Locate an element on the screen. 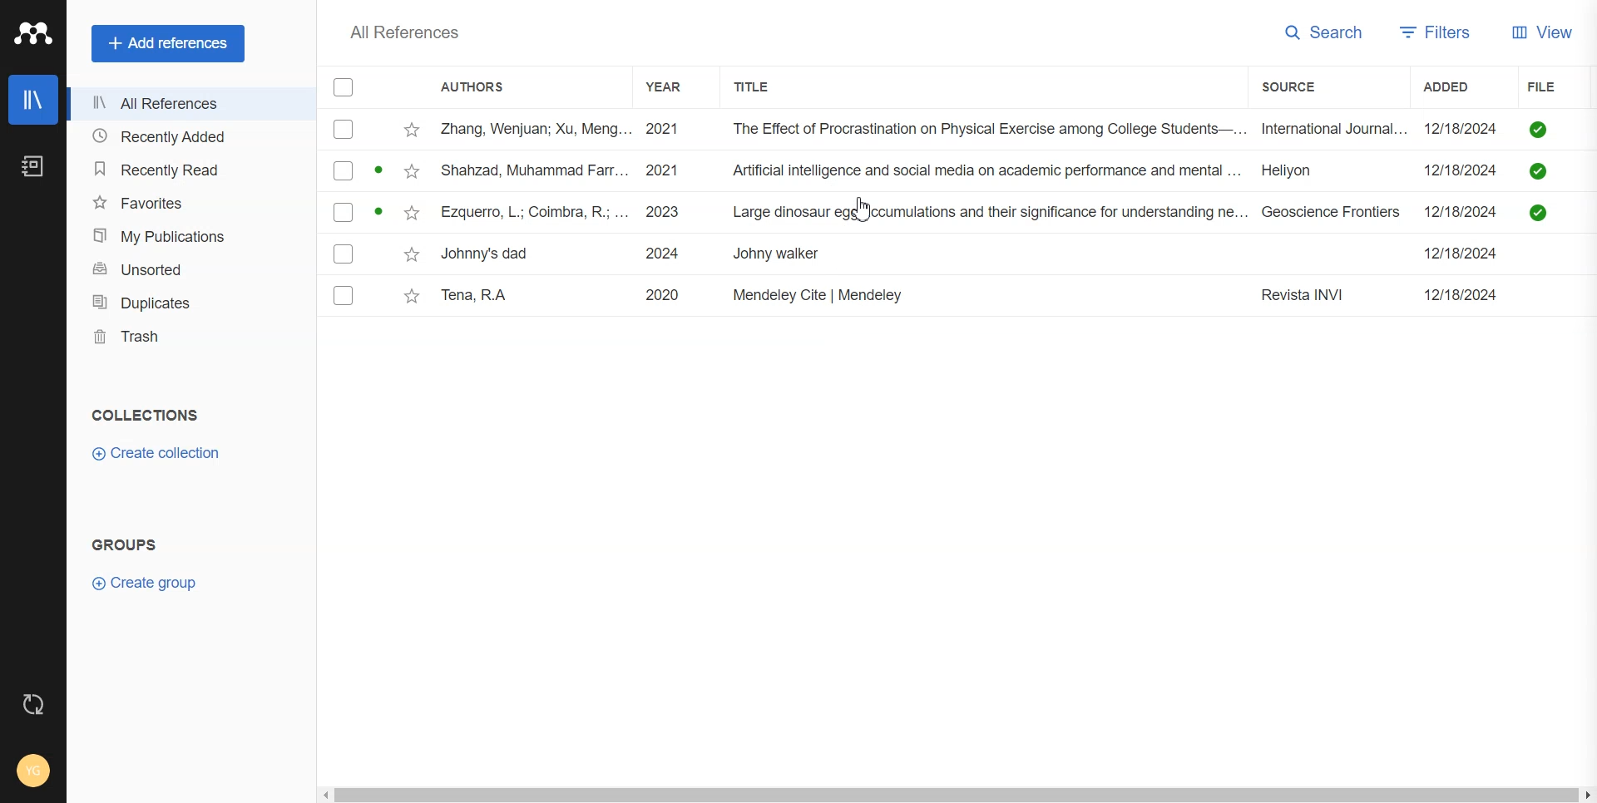 The image size is (1597, 803). date is located at coordinates (1459, 129).